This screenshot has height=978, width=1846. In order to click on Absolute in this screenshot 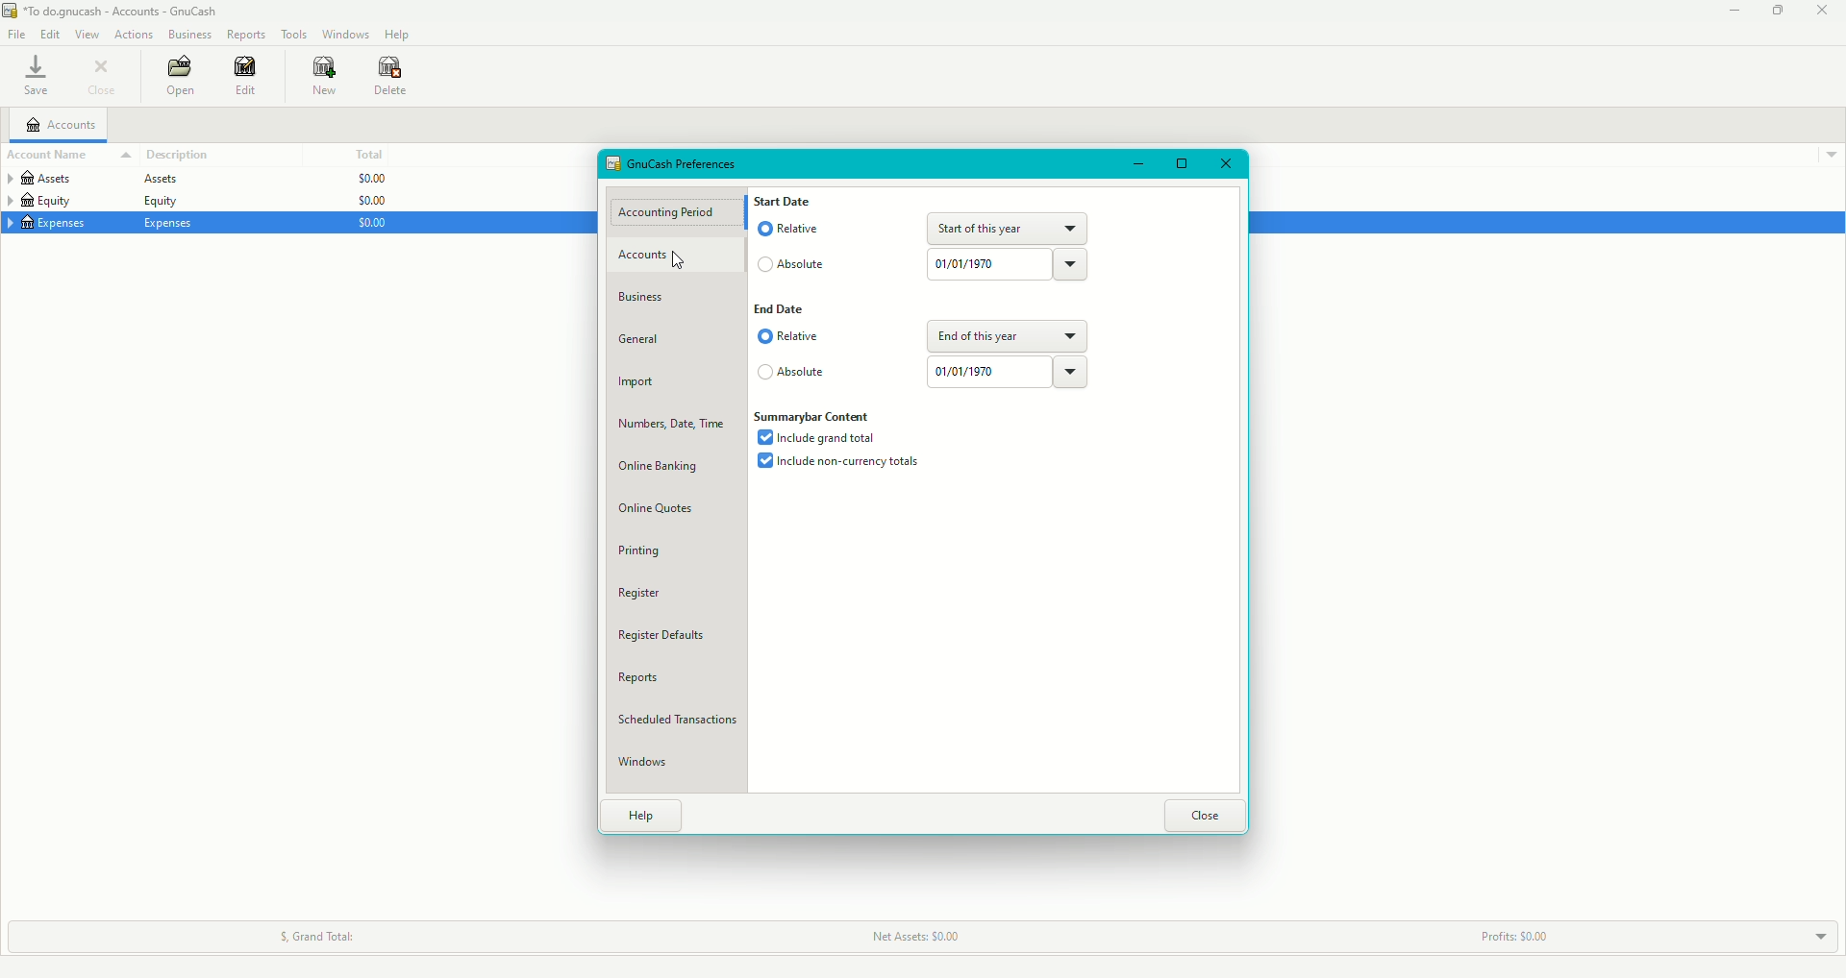, I will do `click(793, 269)`.